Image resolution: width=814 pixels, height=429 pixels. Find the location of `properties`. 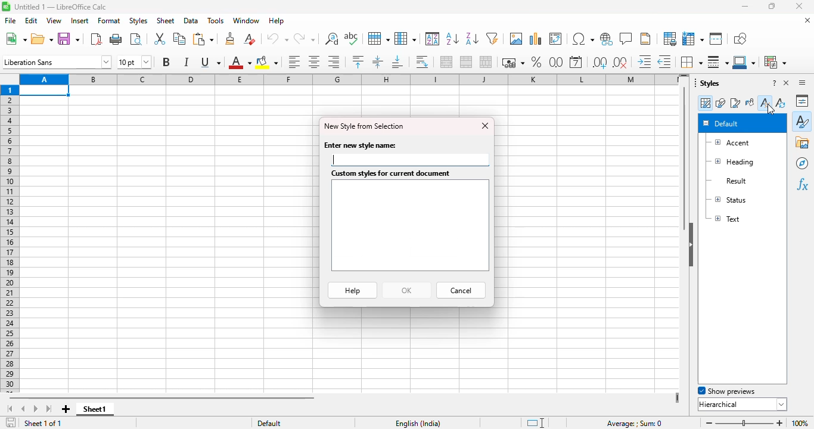

properties is located at coordinates (803, 101).